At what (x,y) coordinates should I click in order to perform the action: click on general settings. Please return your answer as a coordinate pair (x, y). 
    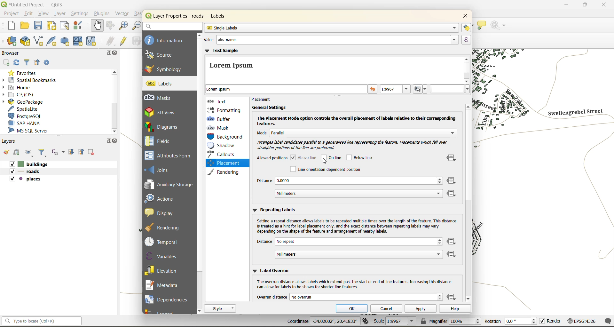
    Looking at the image, I should click on (268, 107).